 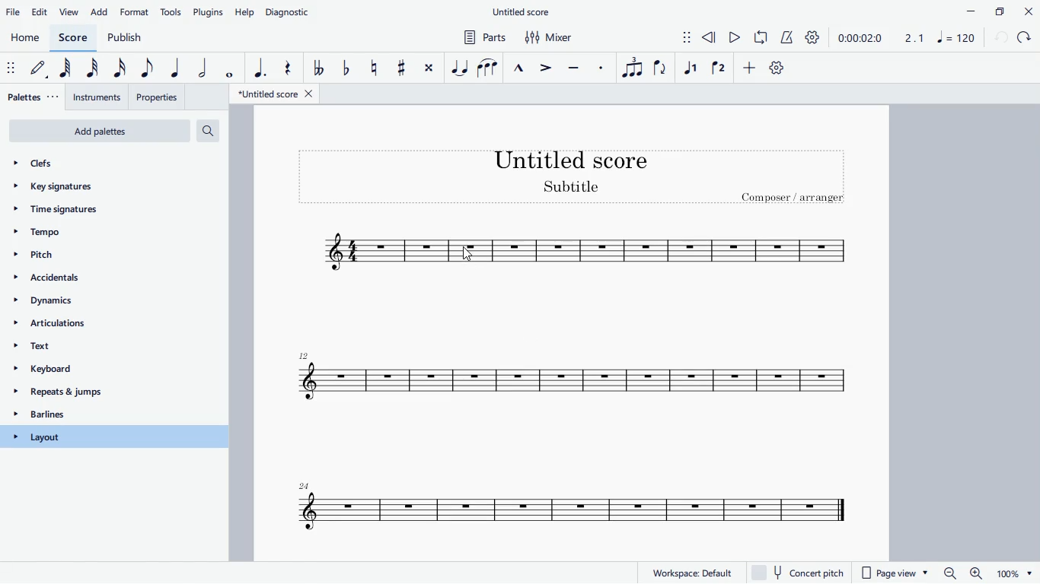 What do you see at coordinates (158, 96) in the screenshot?
I see `properties` at bounding box center [158, 96].